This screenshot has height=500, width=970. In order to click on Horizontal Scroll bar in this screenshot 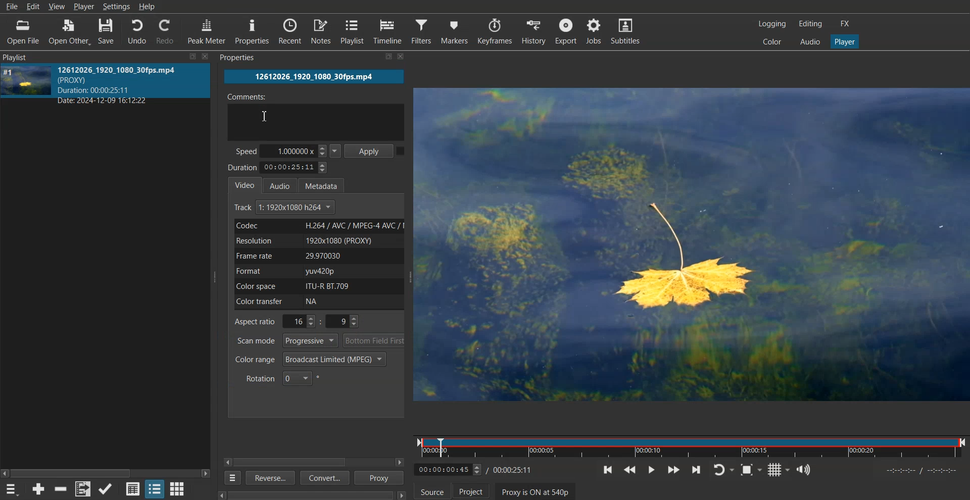, I will do `click(295, 462)`.